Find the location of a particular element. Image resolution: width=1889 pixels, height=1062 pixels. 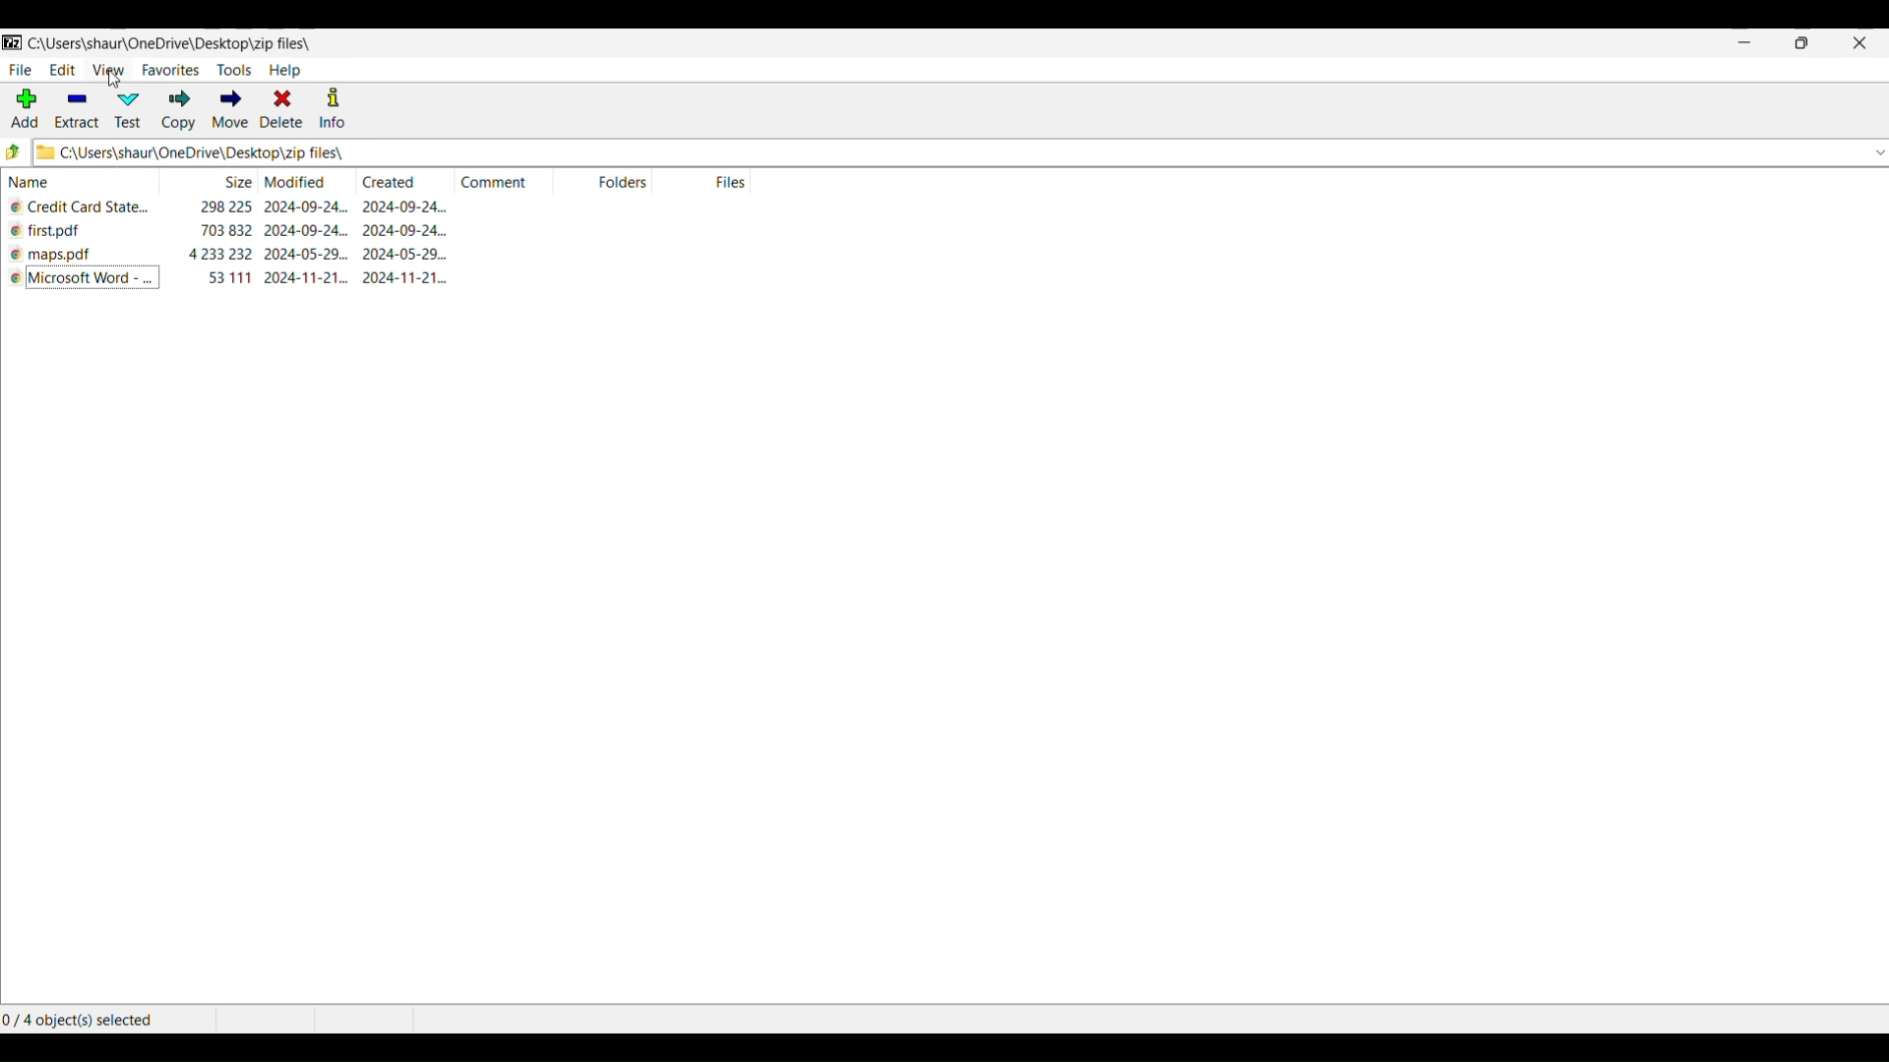

add is located at coordinates (22, 108).